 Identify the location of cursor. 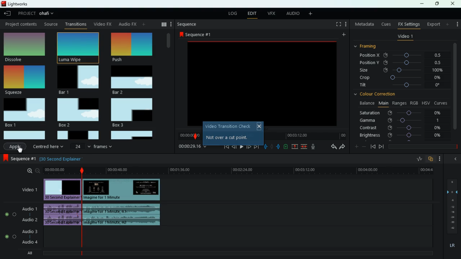
(20, 150).